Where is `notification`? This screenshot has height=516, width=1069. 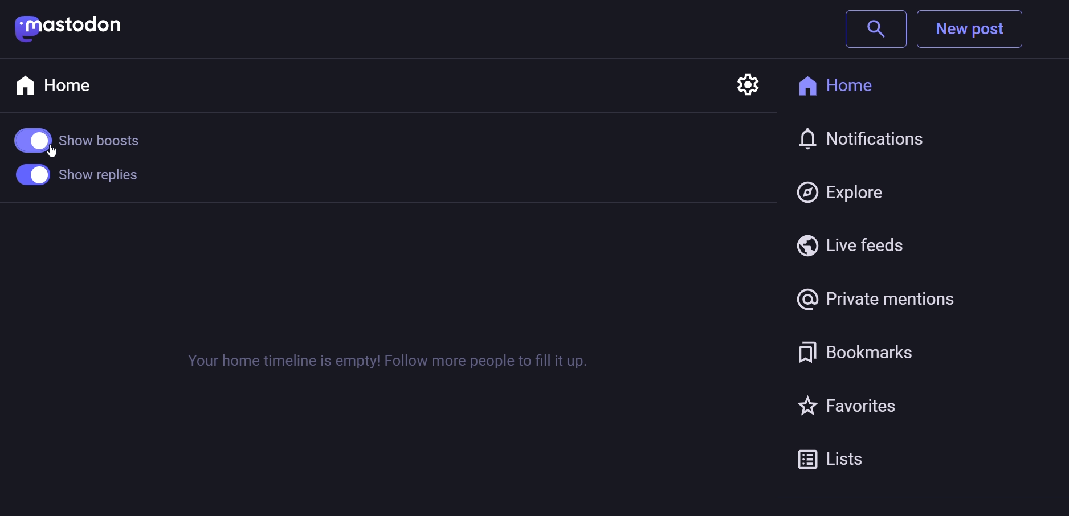 notification is located at coordinates (867, 141).